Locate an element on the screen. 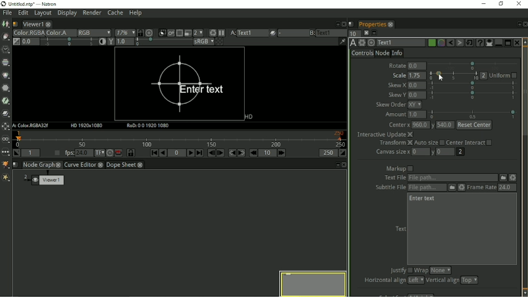 The image size is (528, 297). Minimize is located at coordinates (483, 4).